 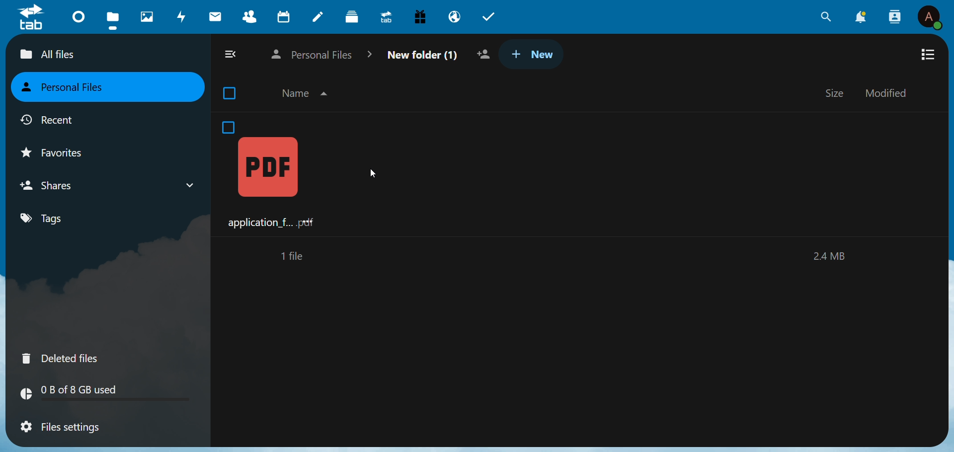 What do you see at coordinates (182, 16) in the screenshot?
I see `actiivity` at bounding box center [182, 16].